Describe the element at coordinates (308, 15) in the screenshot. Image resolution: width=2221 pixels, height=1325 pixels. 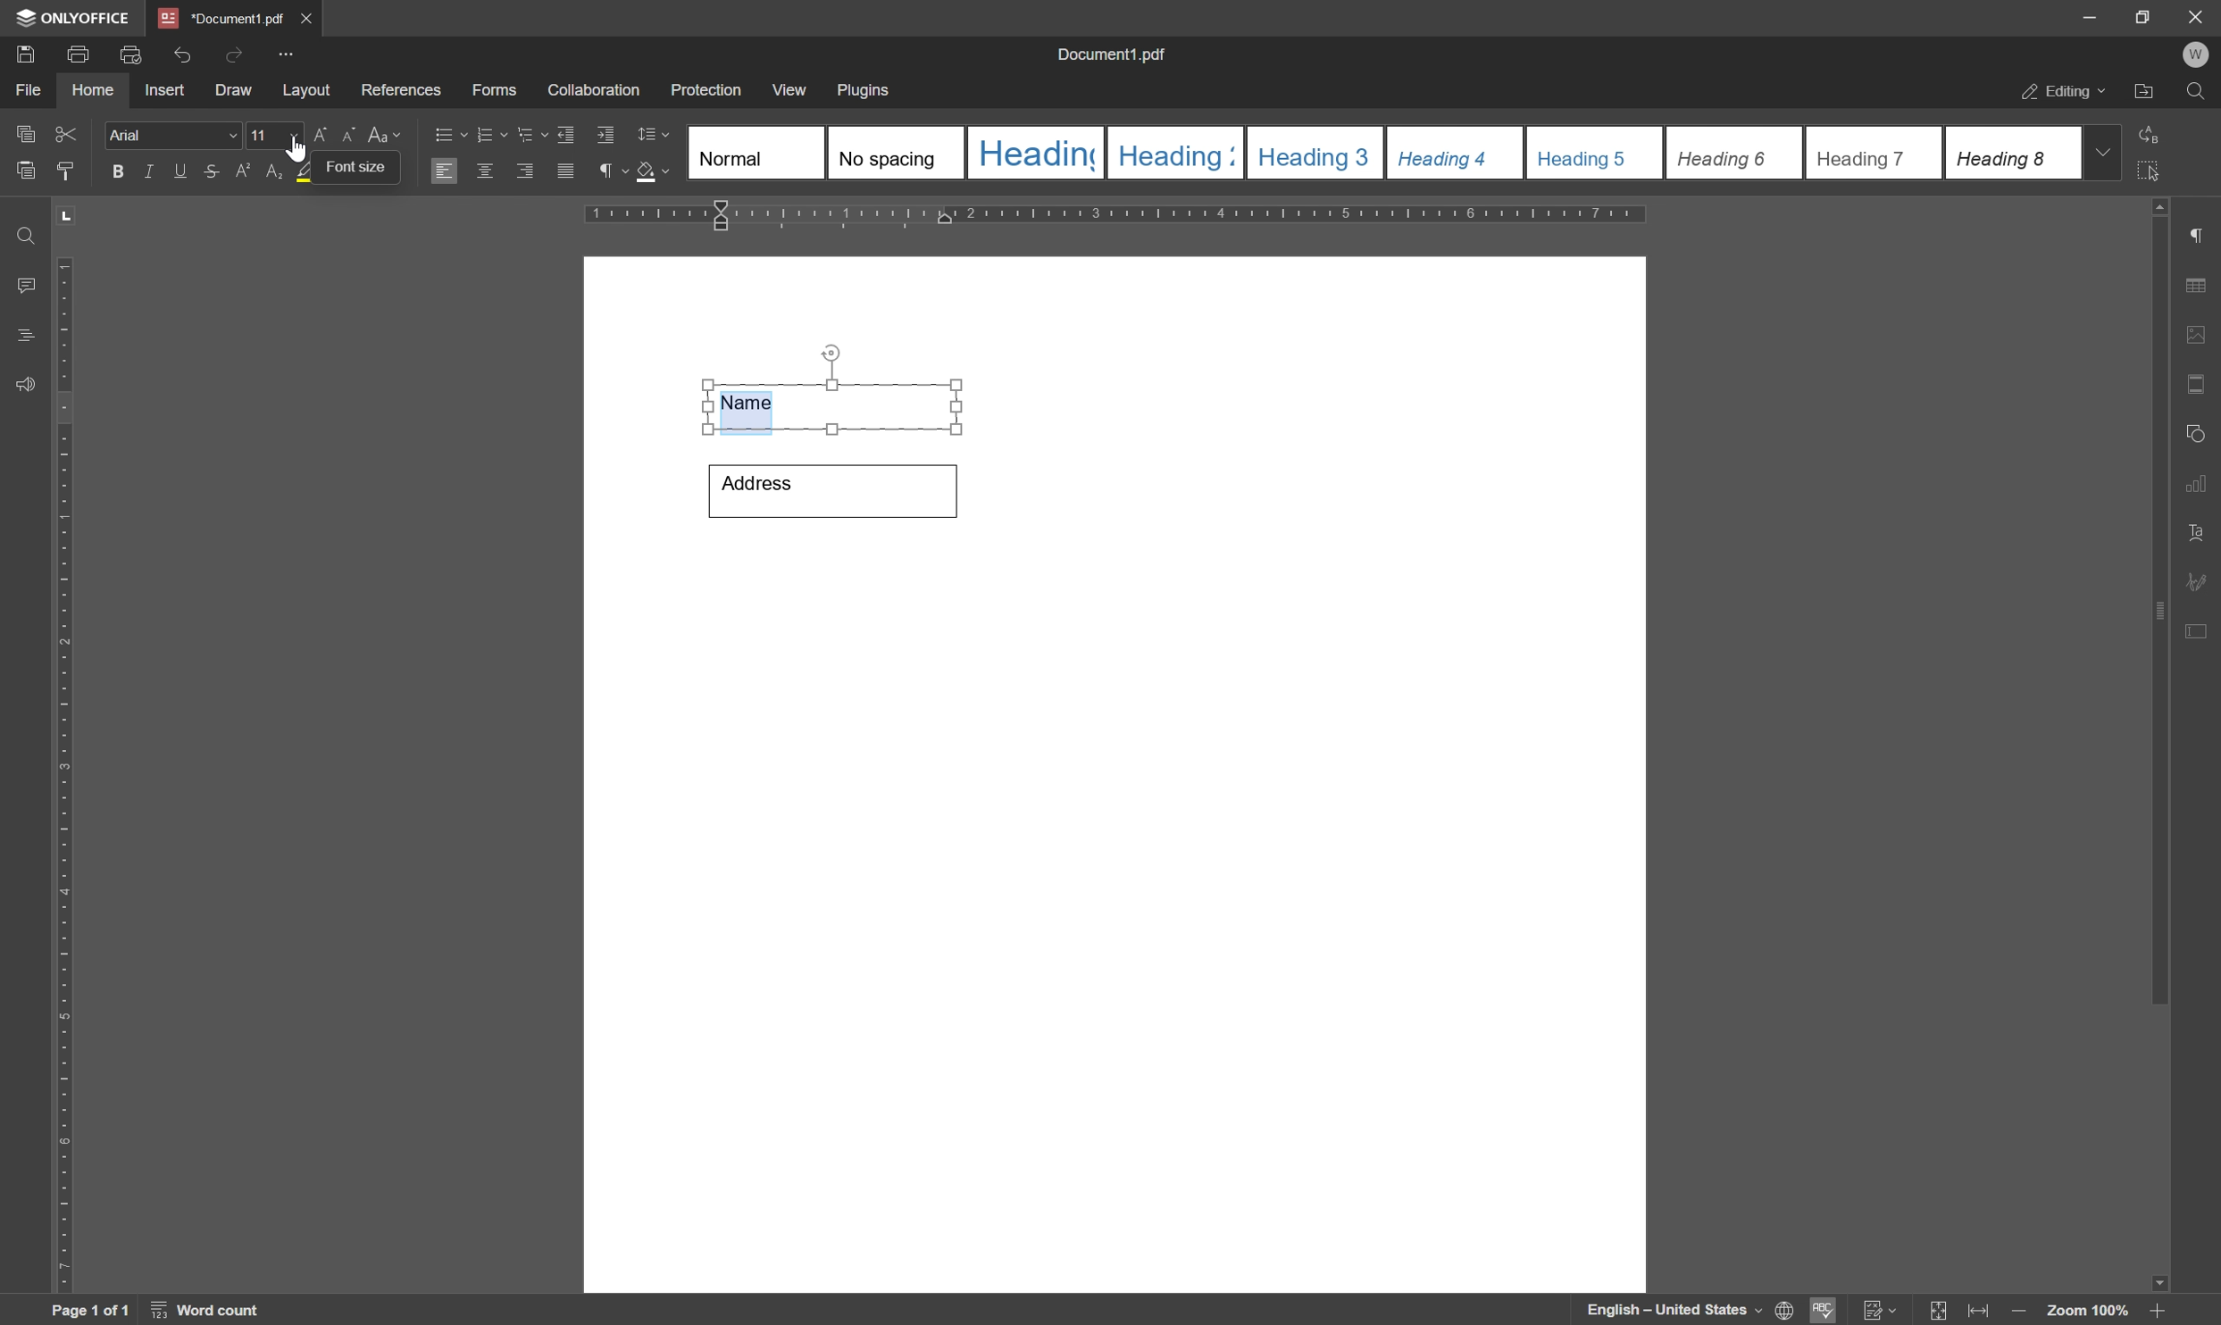
I see `close` at that location.